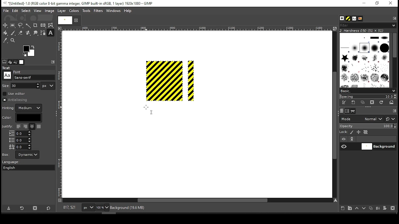 This screenshot has width=399, height=224. Describe the element at coordinates (6, 85) in the screenshot. I see `` at that location.